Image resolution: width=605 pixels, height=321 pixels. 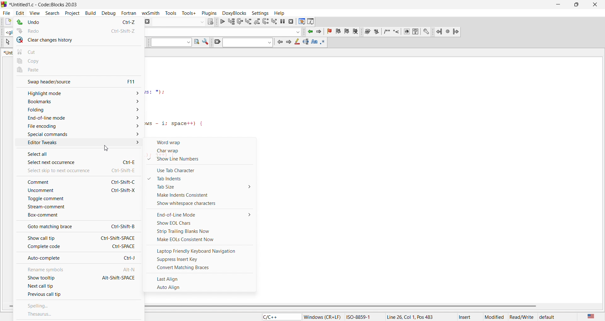 What do you see at coordinates (315, 42) in the screenshot?
I see `icon` at bounding box center [315, 42].